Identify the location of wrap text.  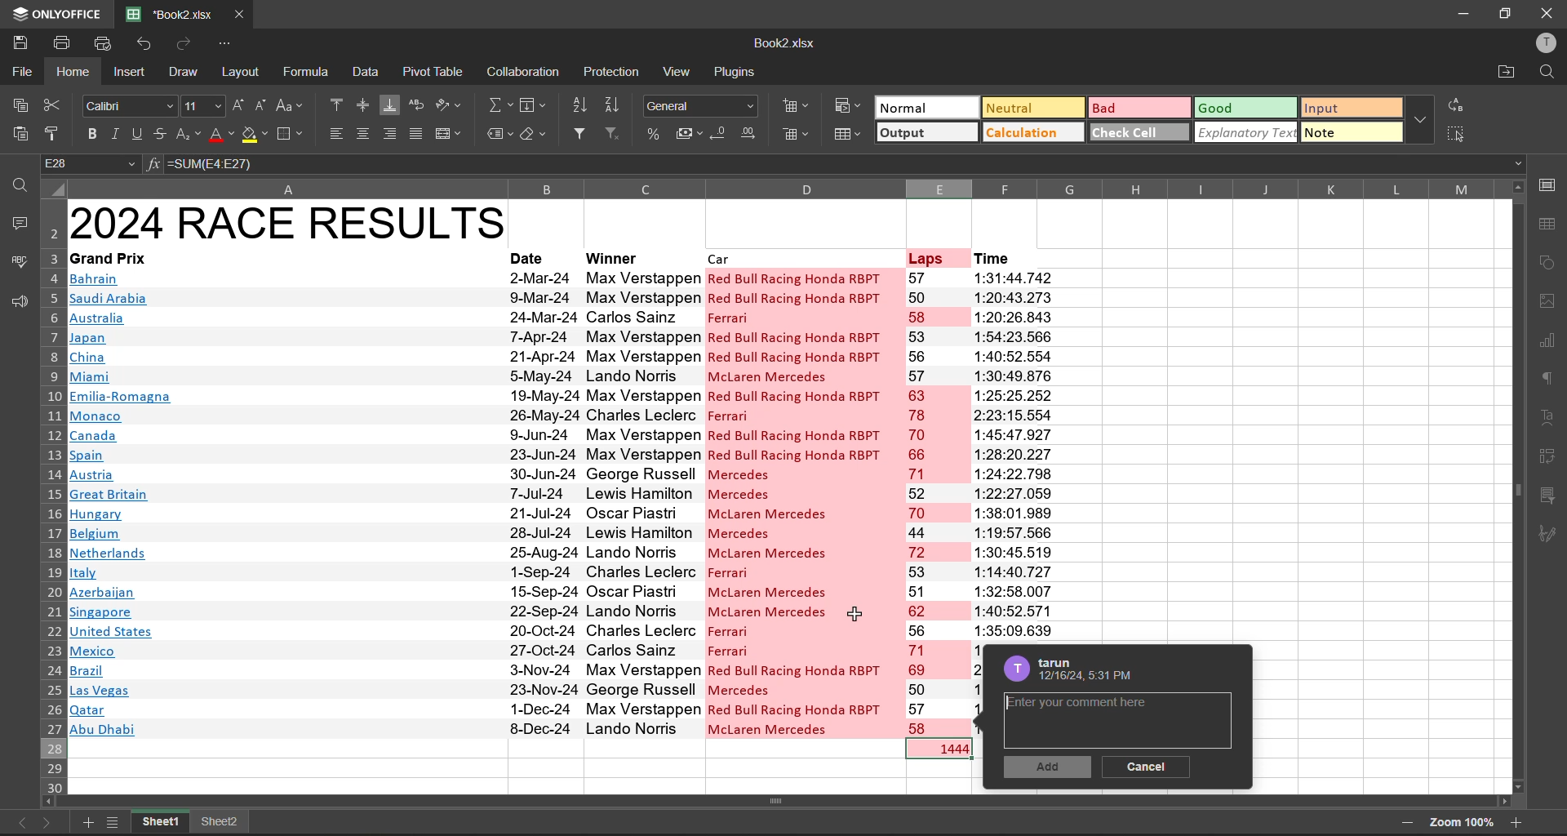
(420, 104).